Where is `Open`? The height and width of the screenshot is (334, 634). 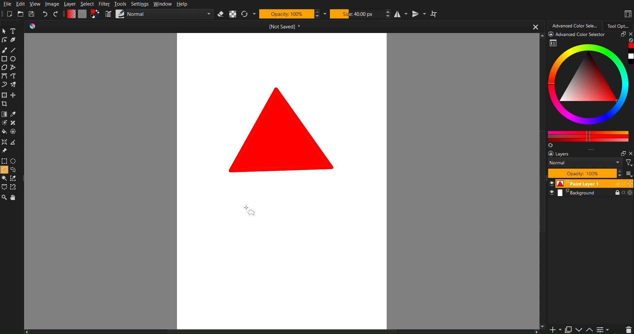 Open is located at coordinates (21, 14).